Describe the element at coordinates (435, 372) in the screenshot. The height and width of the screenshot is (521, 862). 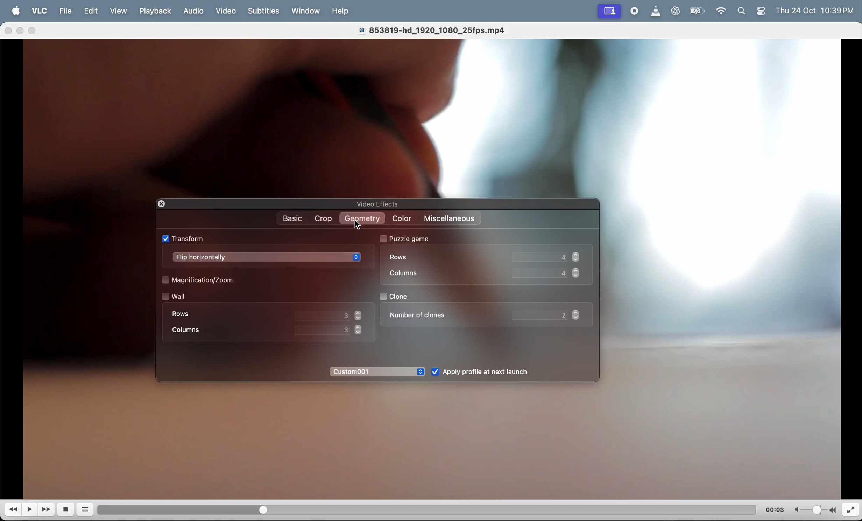
I see `check box` at that location.